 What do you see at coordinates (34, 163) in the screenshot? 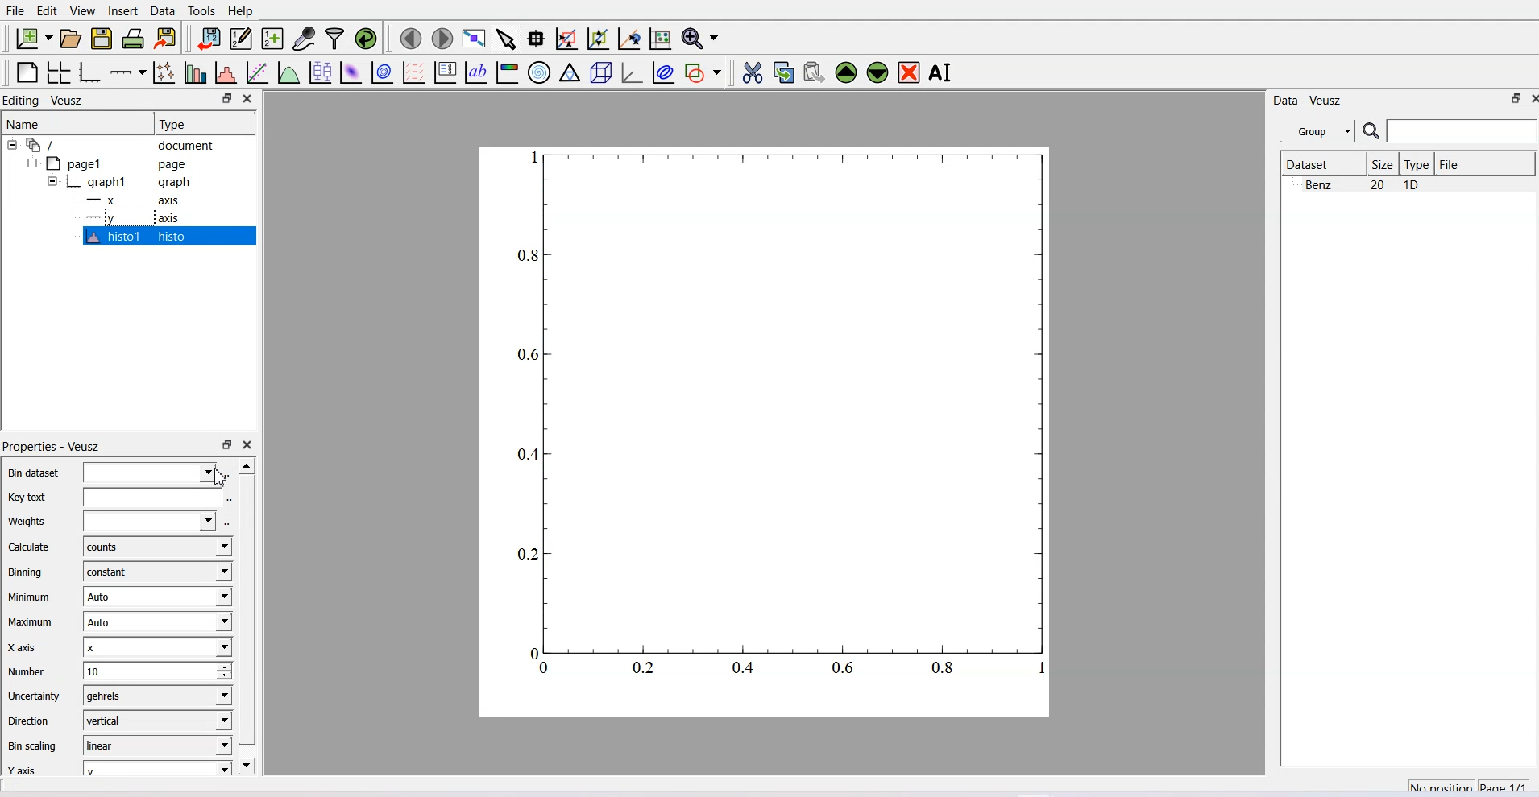
I see `Collapse` at bounding box center [34, 163].